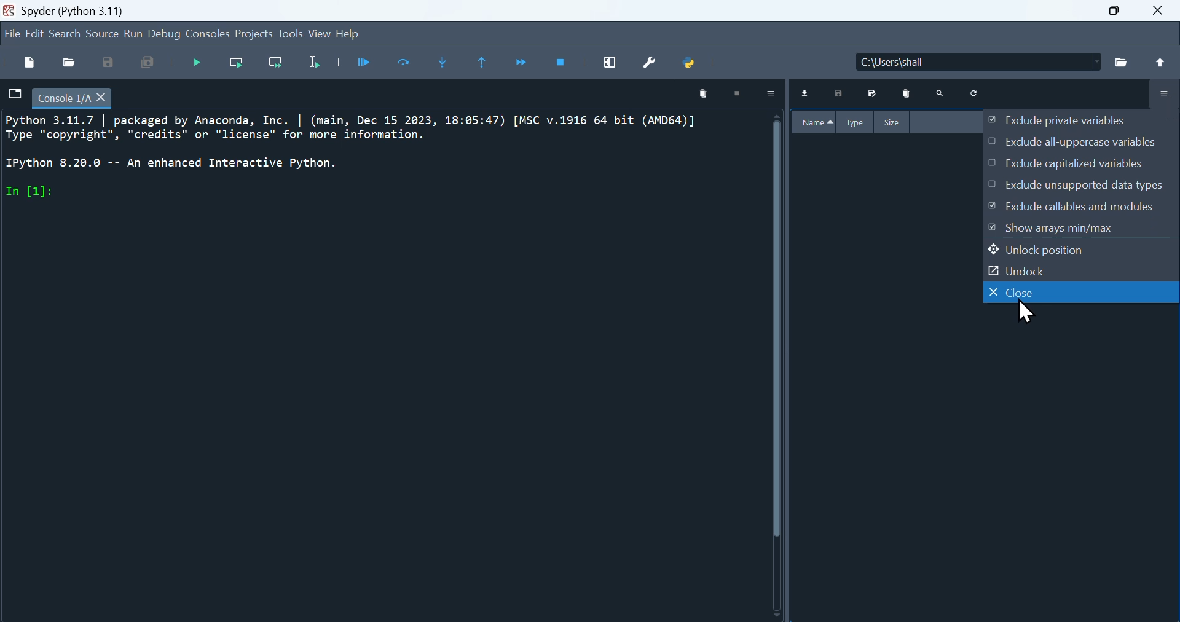 The width and height of the screenshot is (1180, 622). Describe the element at coordinates (1052, 229) in the screenshot. I see `Show Array Min/Max` at that location.